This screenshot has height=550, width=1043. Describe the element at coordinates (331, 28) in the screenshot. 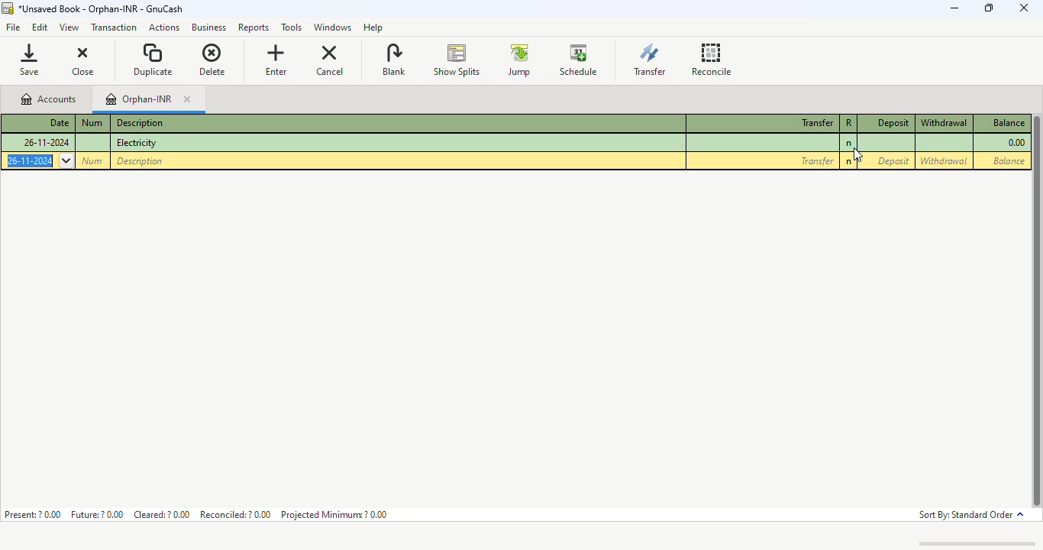

I see `windows` at that location.